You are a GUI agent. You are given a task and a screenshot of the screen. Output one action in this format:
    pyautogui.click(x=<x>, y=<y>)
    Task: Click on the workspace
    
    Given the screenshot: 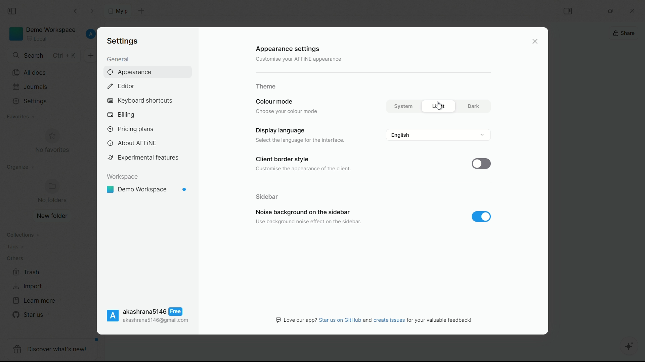 What is the action you would take?
    pyautogui.click(x=123, y=177)
    